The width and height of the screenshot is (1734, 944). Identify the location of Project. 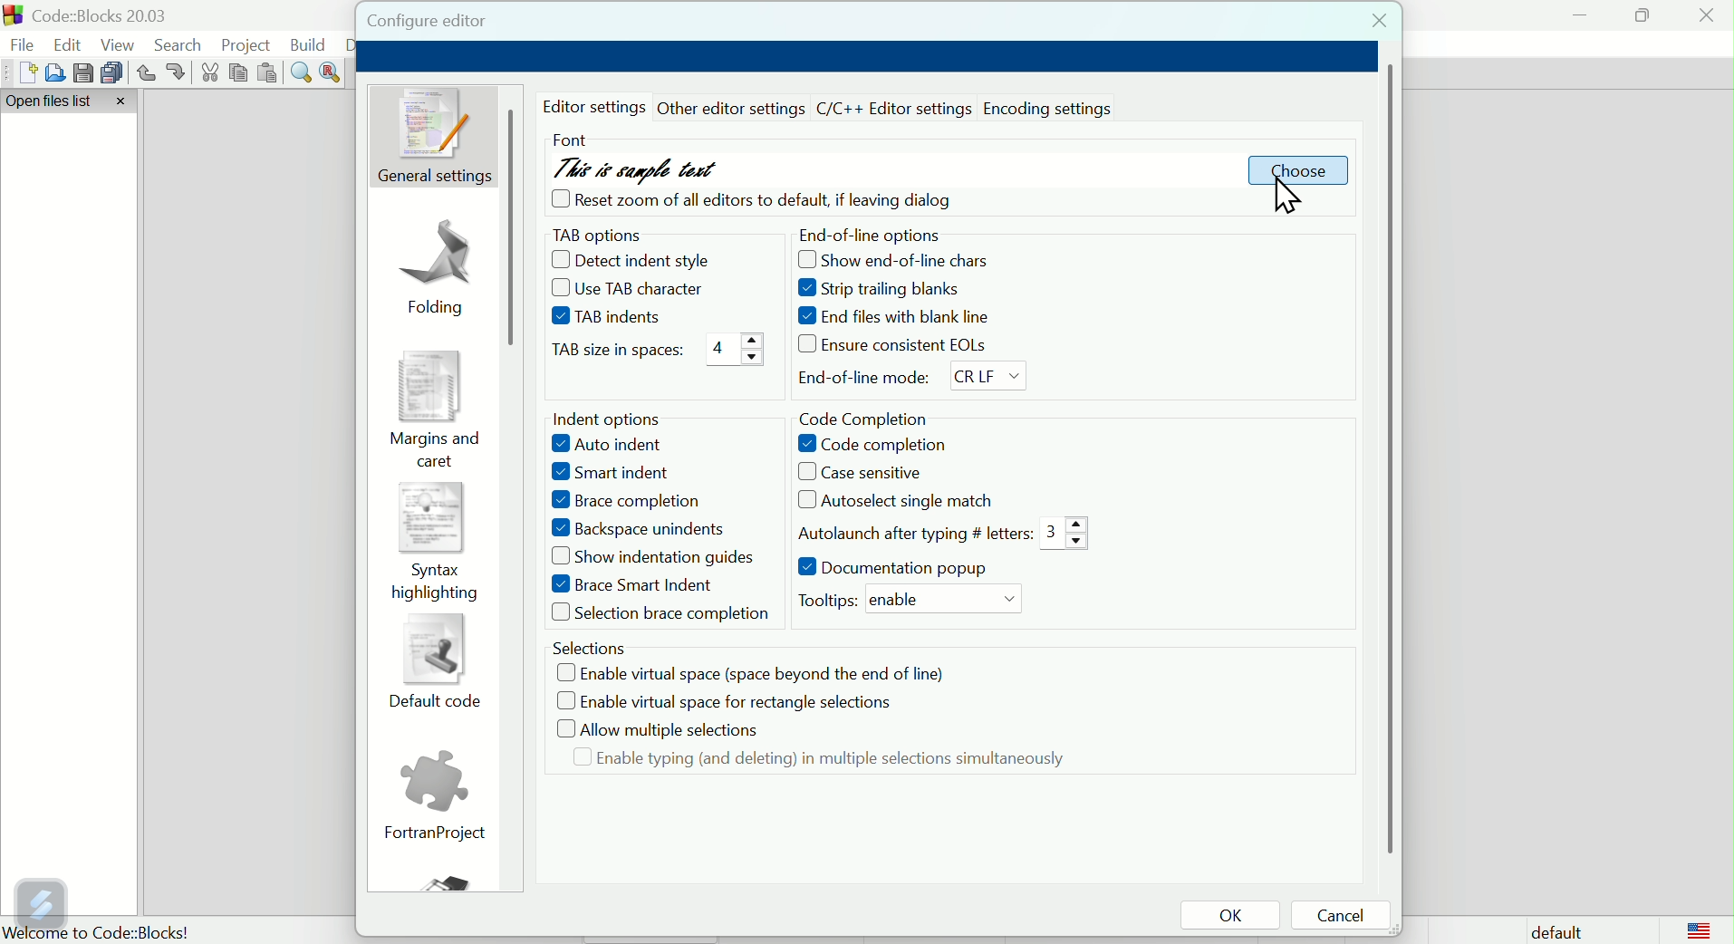
(249, 44).